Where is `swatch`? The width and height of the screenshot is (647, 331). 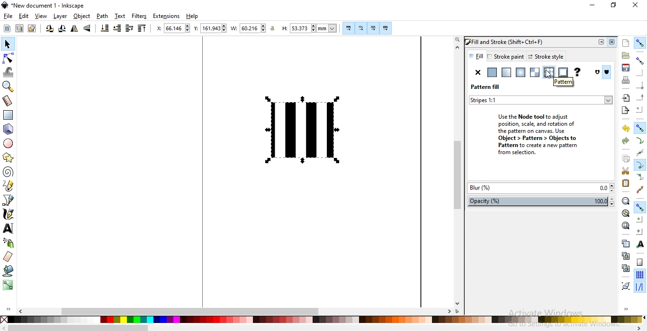 swatch is located at coordinates (563, 72).